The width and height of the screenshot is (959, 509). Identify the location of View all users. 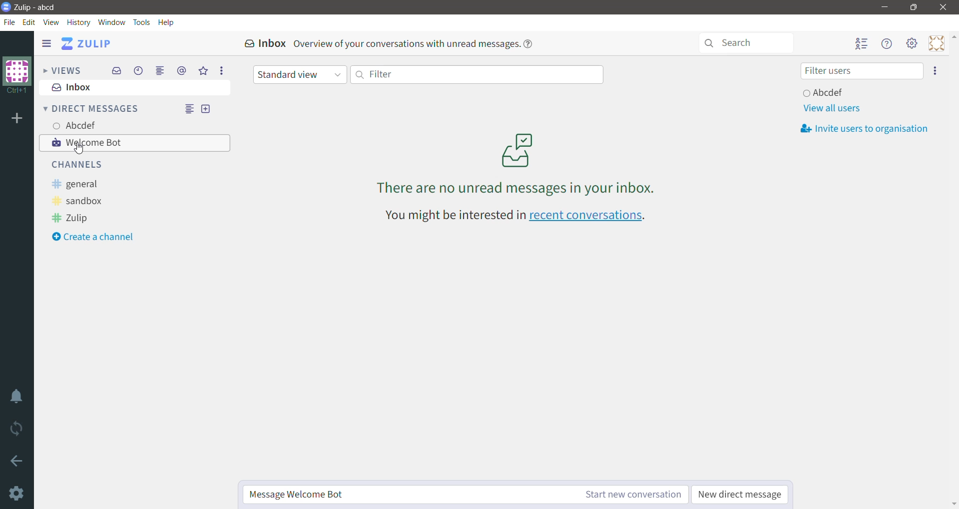
(832, 108).